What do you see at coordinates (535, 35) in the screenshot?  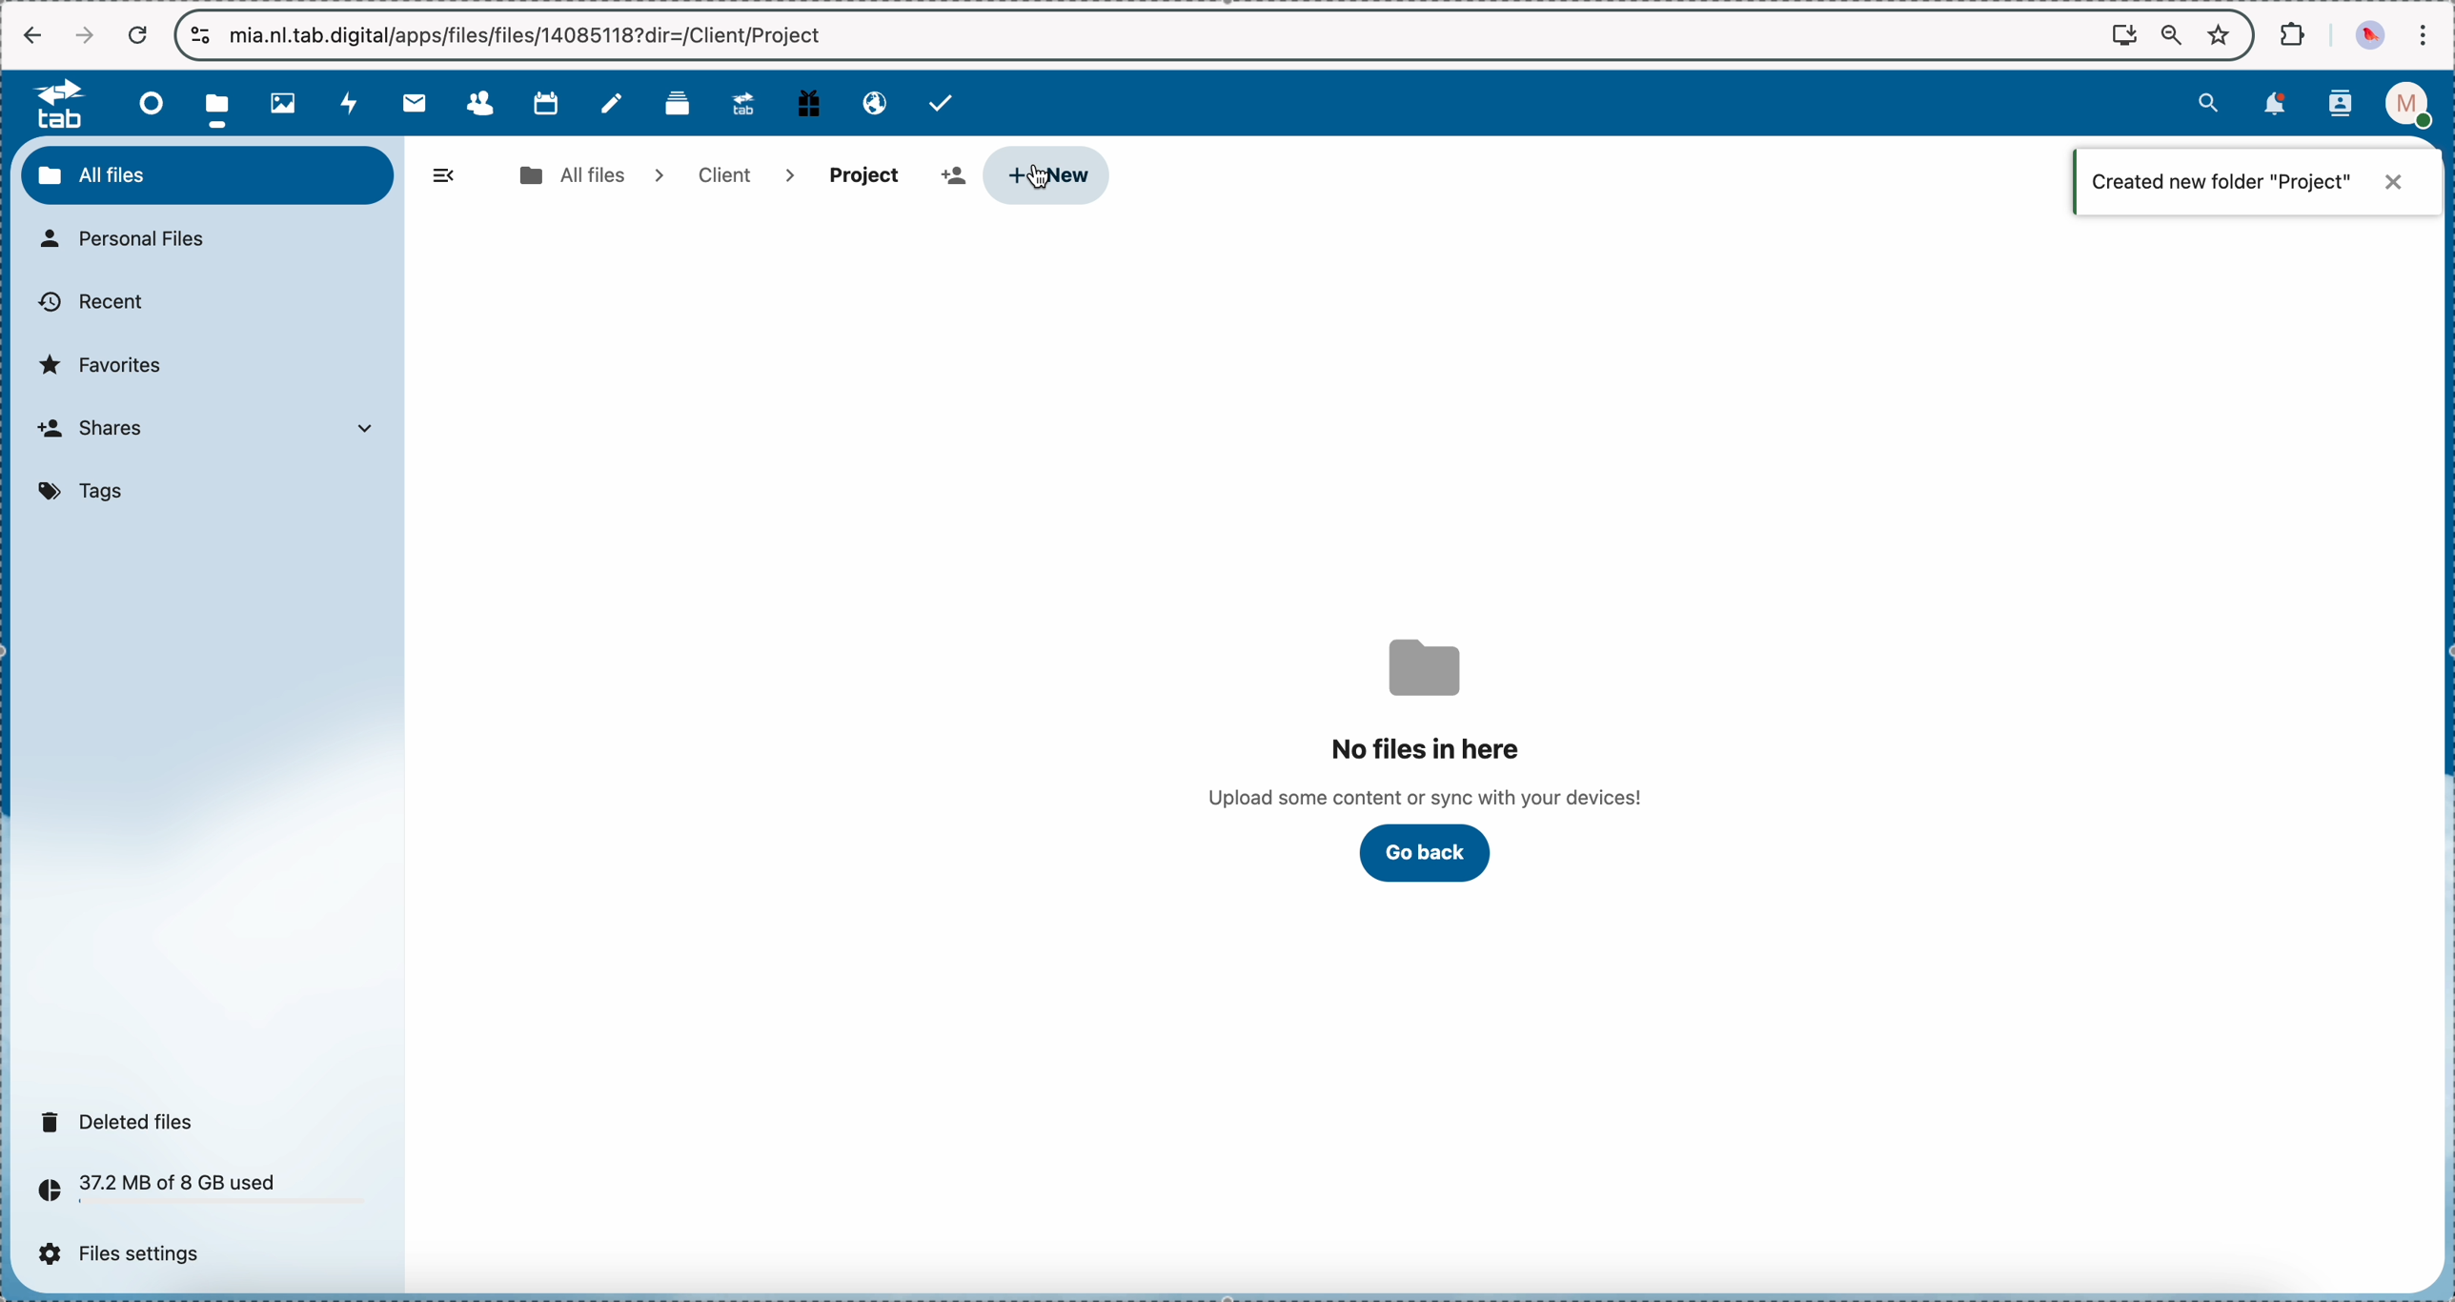 I see `url` at bounding box center [535, 35].